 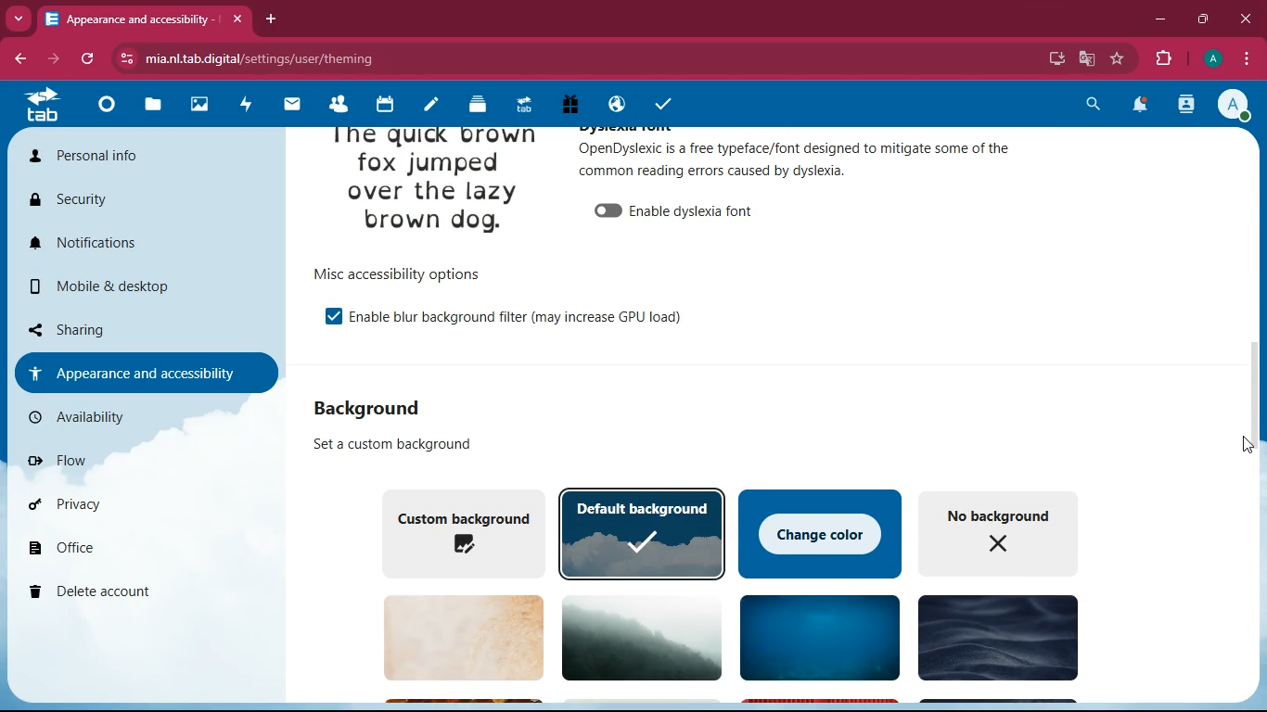 What do you see at coordinates (1206, 18) in the screenshot?
I see `maximize` at bounding box center [1206, 18].